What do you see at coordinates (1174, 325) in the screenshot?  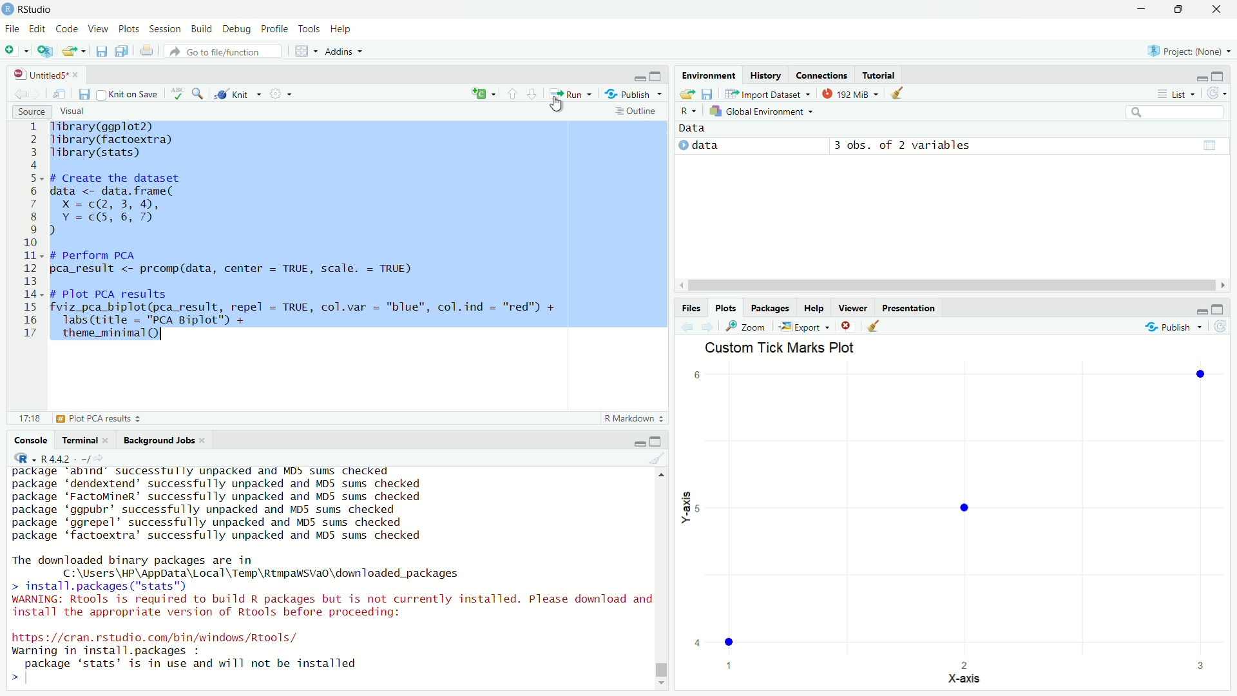 I see `publish` at bounding box center [1174, 325].